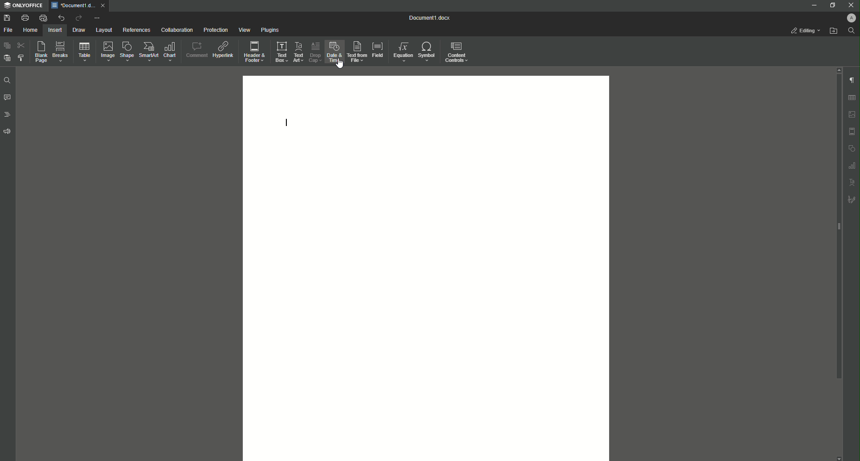 The image size is (860, 461). Describe the element at coordinates (39, 52) in the screenshot. I see `Blank Page` at that location.